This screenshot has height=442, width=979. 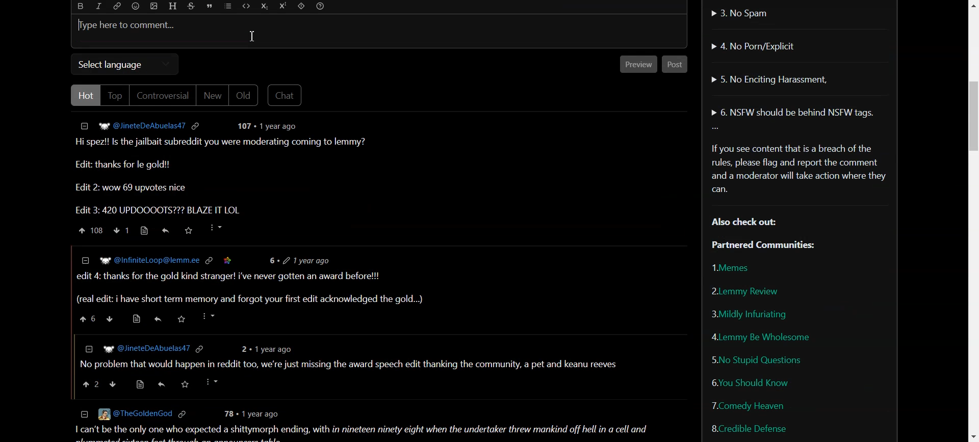 I want to click on Superscript, so click(x=282, y=7).